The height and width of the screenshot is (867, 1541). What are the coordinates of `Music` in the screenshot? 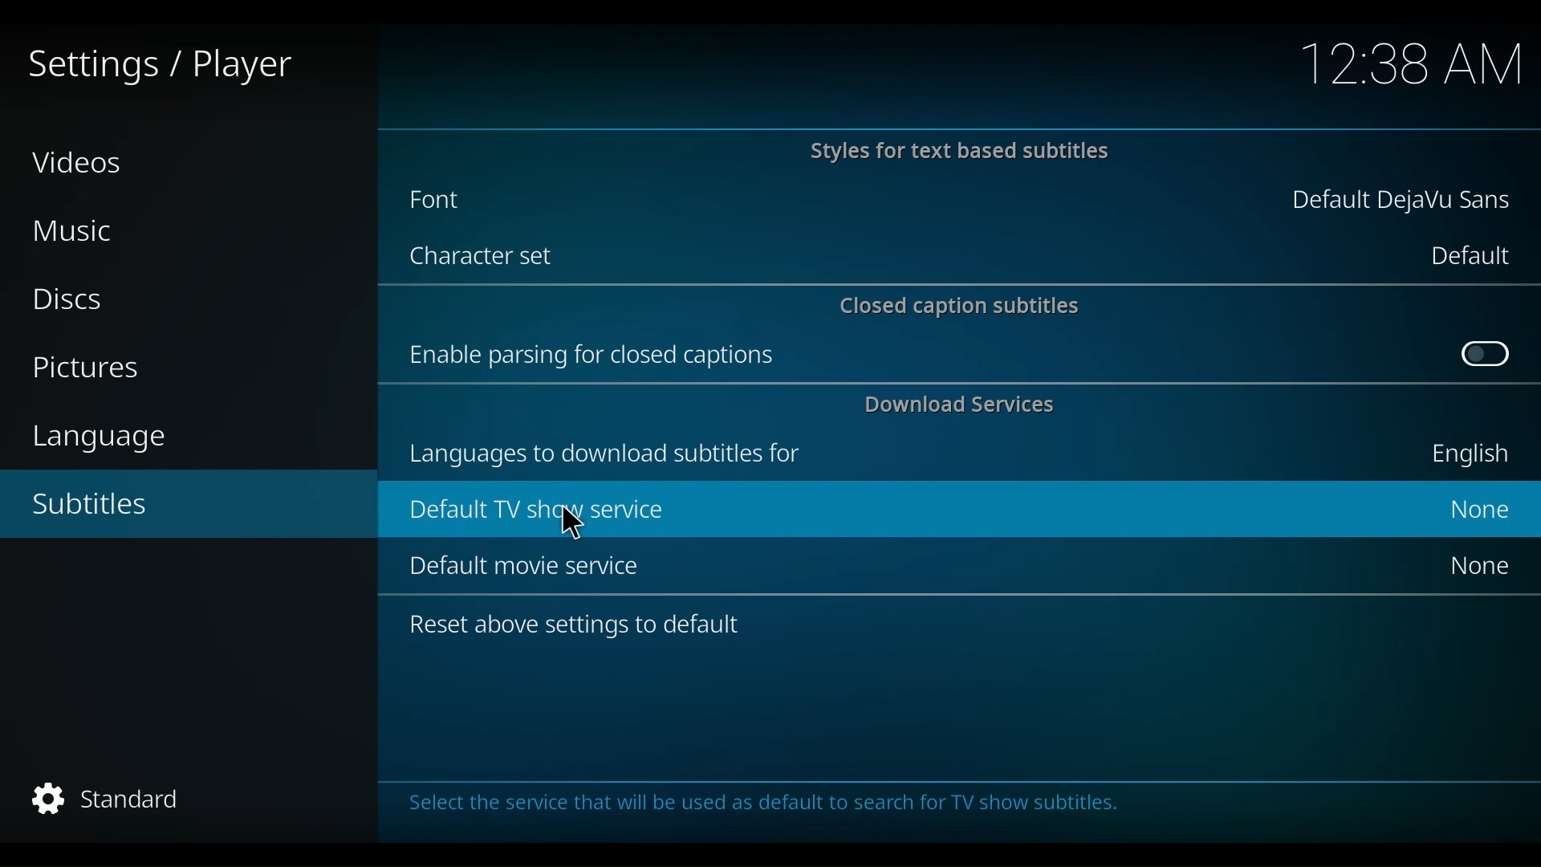 It's located at (80, 232).